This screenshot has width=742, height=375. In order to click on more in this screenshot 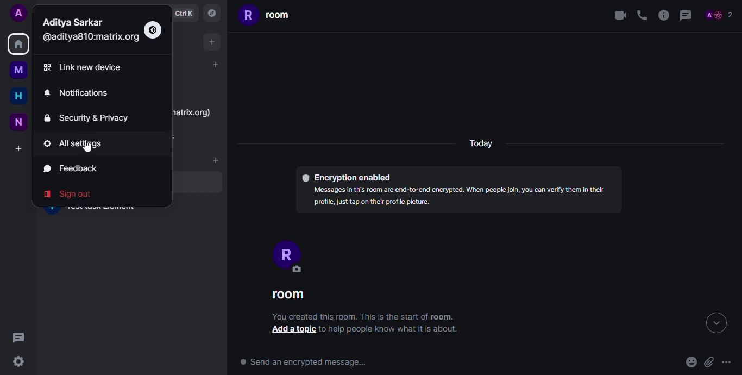, I will do `click(727, 362)`.